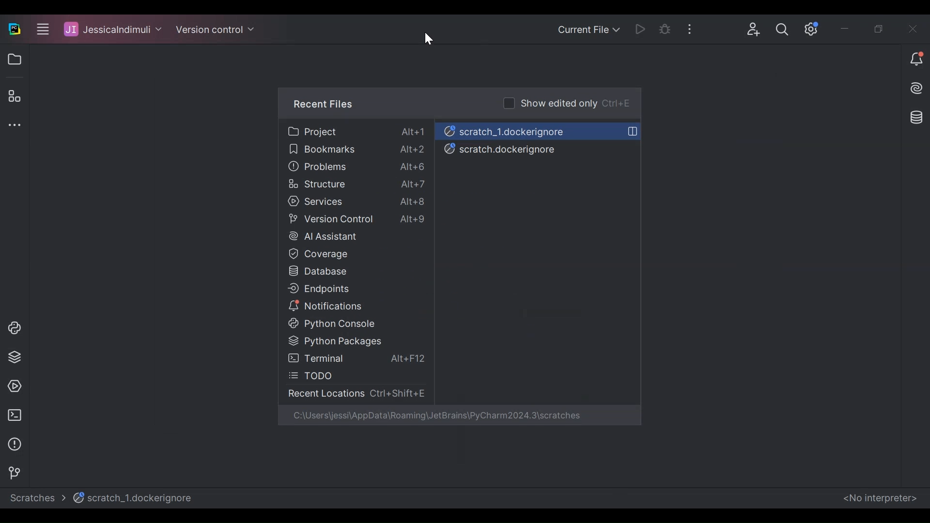 This screenshot has width=930, height=523. Describe the element at coordinates (354, 324) in the screenshot. I see `Python Console` at that location.